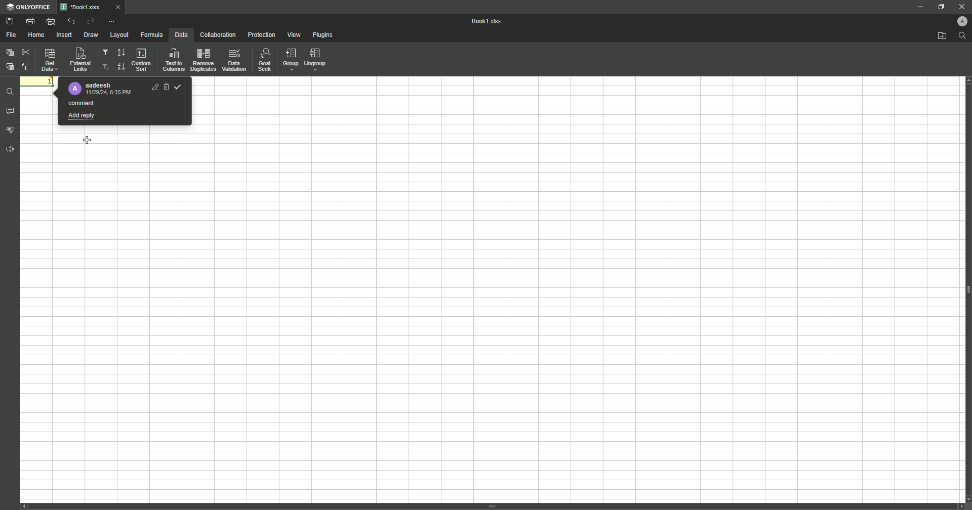 Image resolution: width=972 pixels, height=510 pixels. I want to click on Accept, so click(178, 87).